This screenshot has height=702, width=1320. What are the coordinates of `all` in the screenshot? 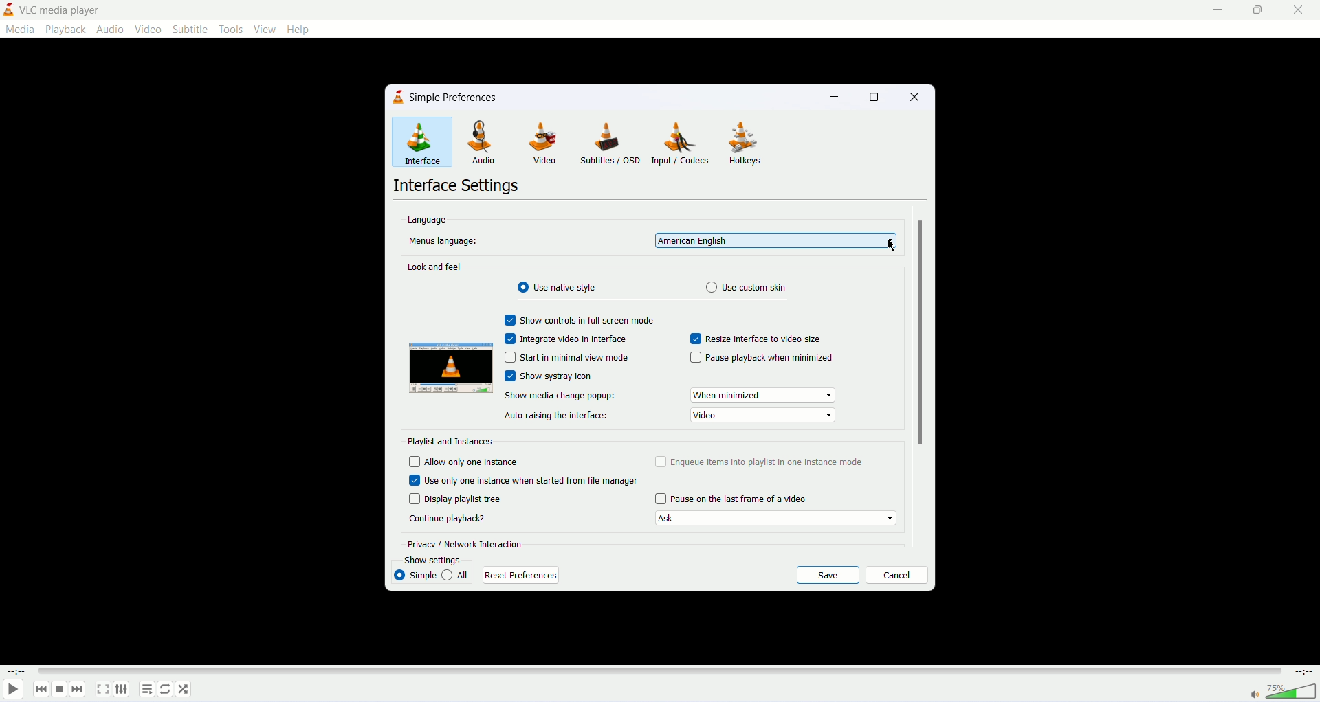 It's located at (458, 575).